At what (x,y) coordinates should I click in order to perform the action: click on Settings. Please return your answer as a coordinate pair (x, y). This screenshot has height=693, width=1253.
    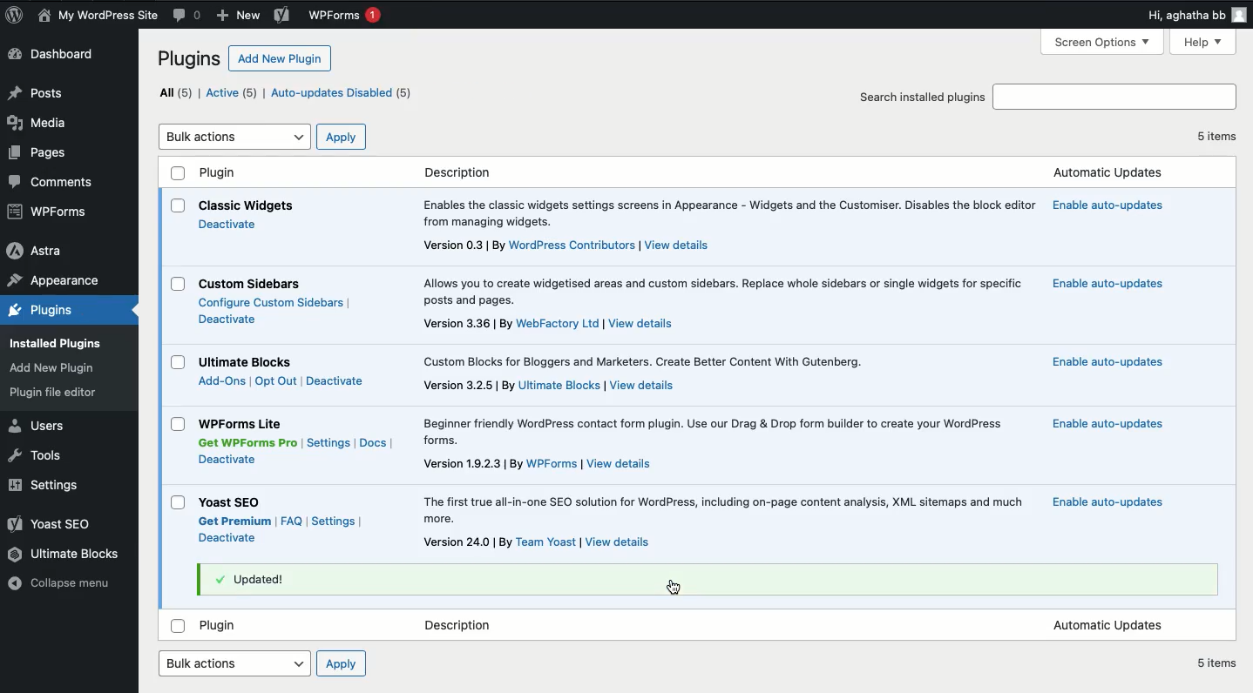
    Looking at the image, I should click on (333, 521).